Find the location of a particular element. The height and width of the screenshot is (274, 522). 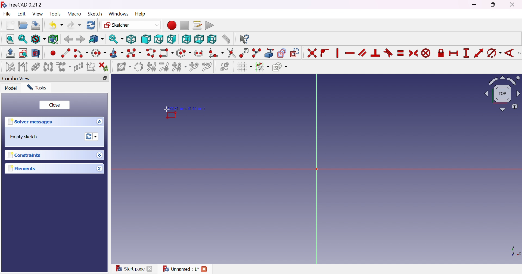

Create carbon copy is located at coordinates (282, 53).